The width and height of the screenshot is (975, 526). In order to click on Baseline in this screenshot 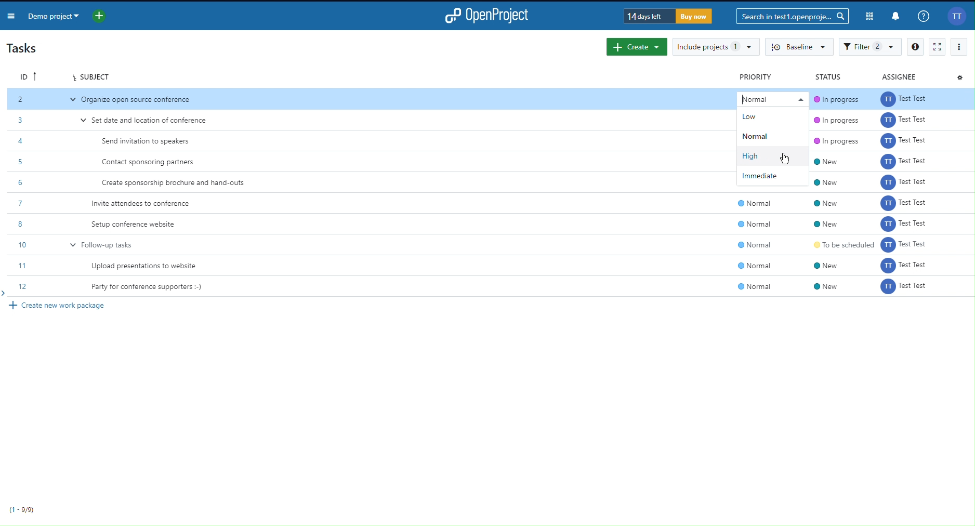, I will do `click(799, 47)`.